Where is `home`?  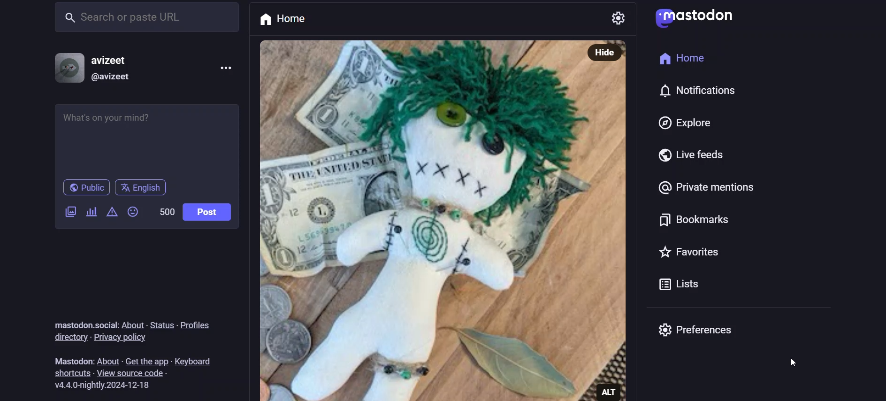 home is located at coordinates (681, 57).